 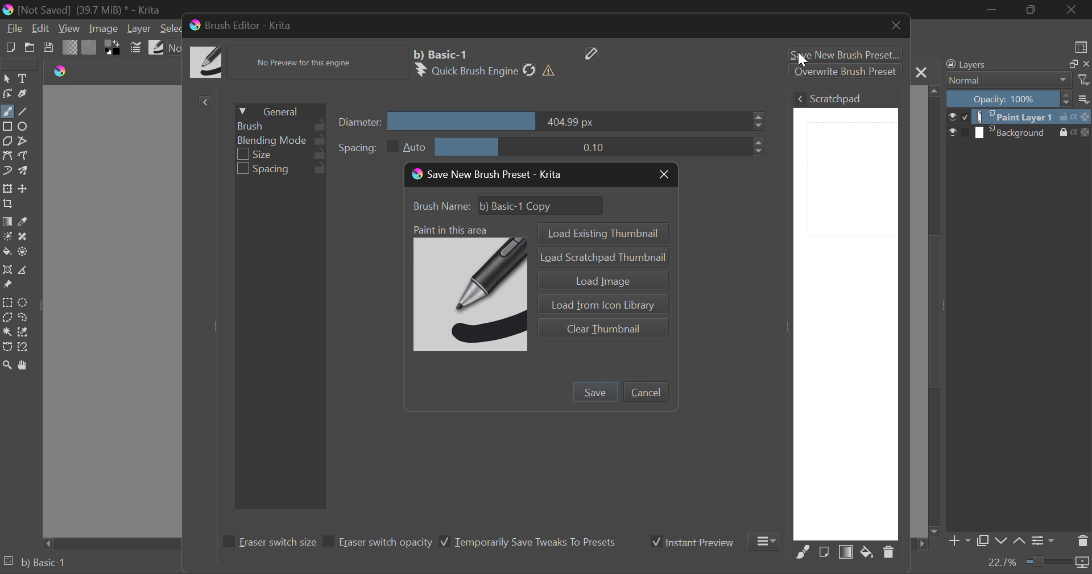 What do you see at coordinates (81, 10) in the screenshot?
I see `(Not Saved) (39,7 MB)* -Krita` at bounding box center [81, 10].